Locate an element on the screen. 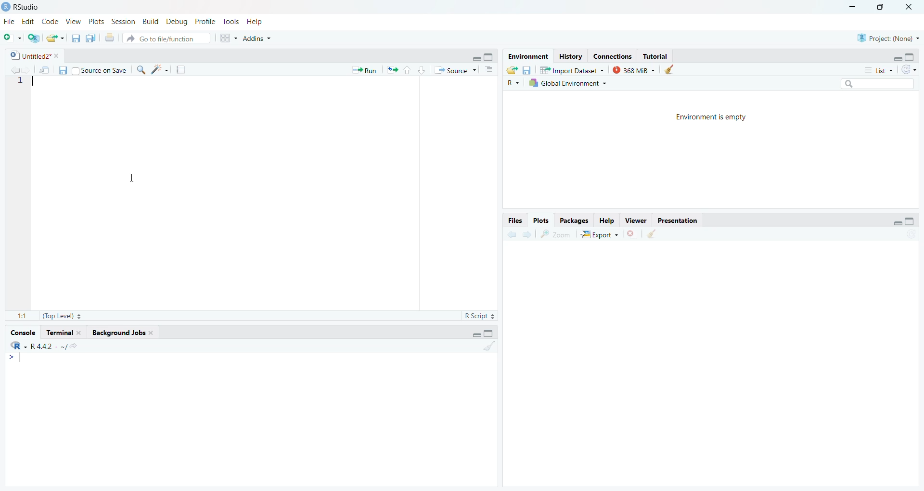 The image size is (924, 491). downward is located at coordinates (423, 72).